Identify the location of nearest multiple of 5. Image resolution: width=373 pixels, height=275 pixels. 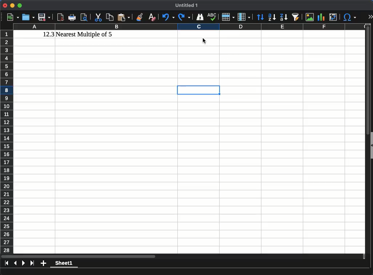
(85, 35).